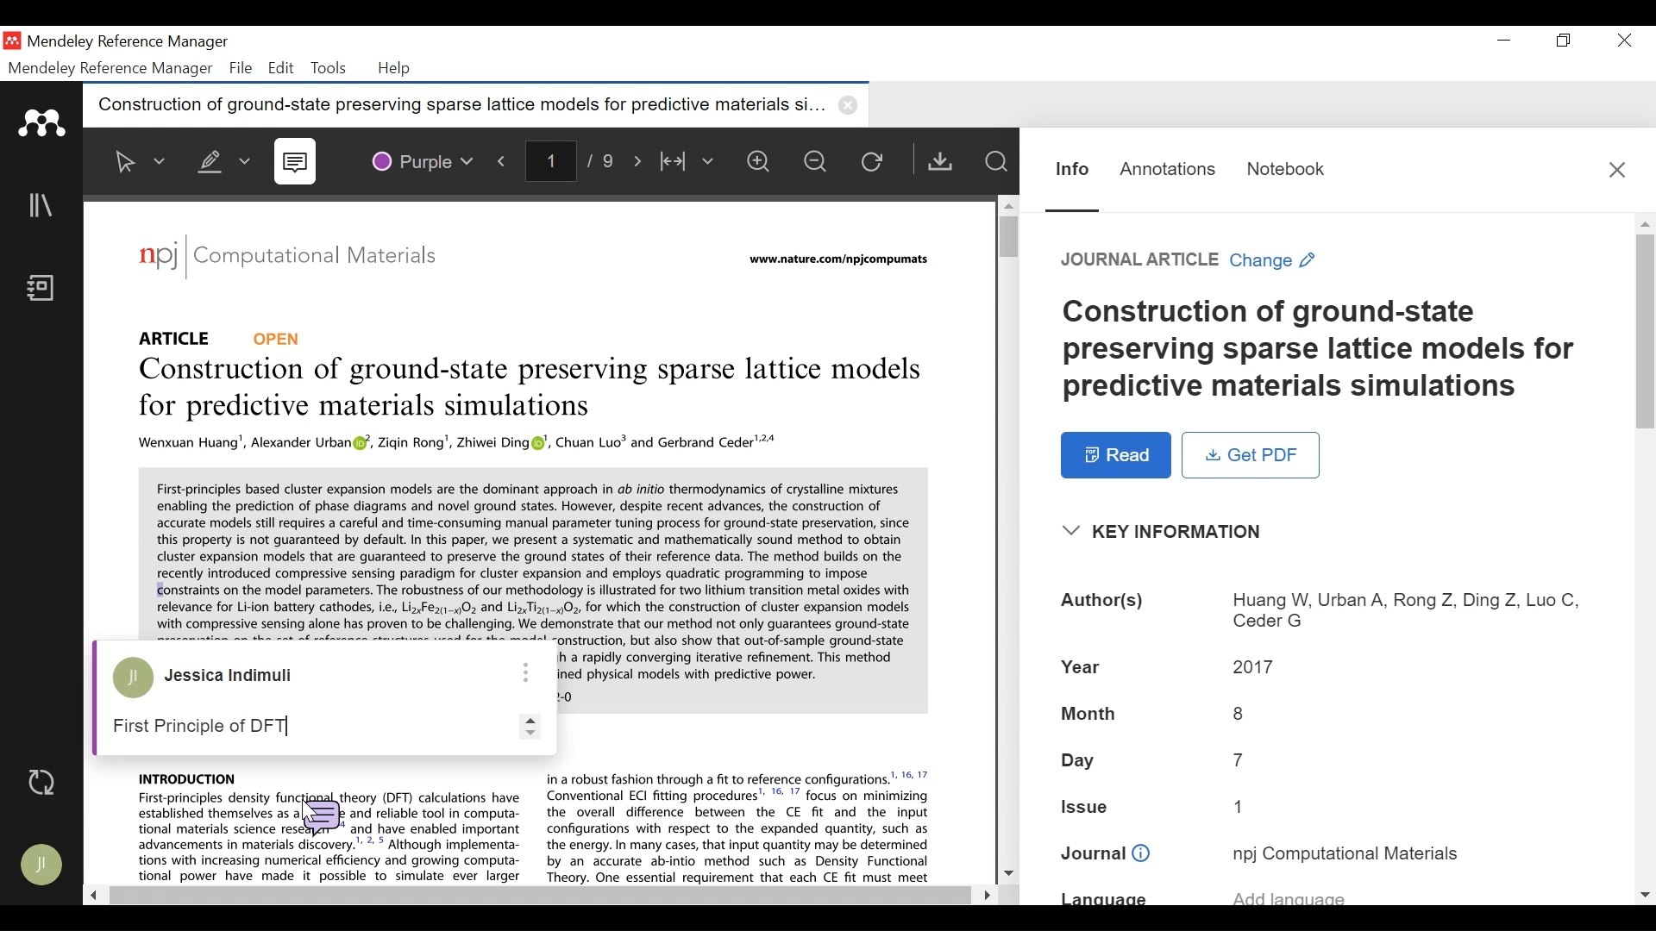  I want to click on File, so click(241, 68).